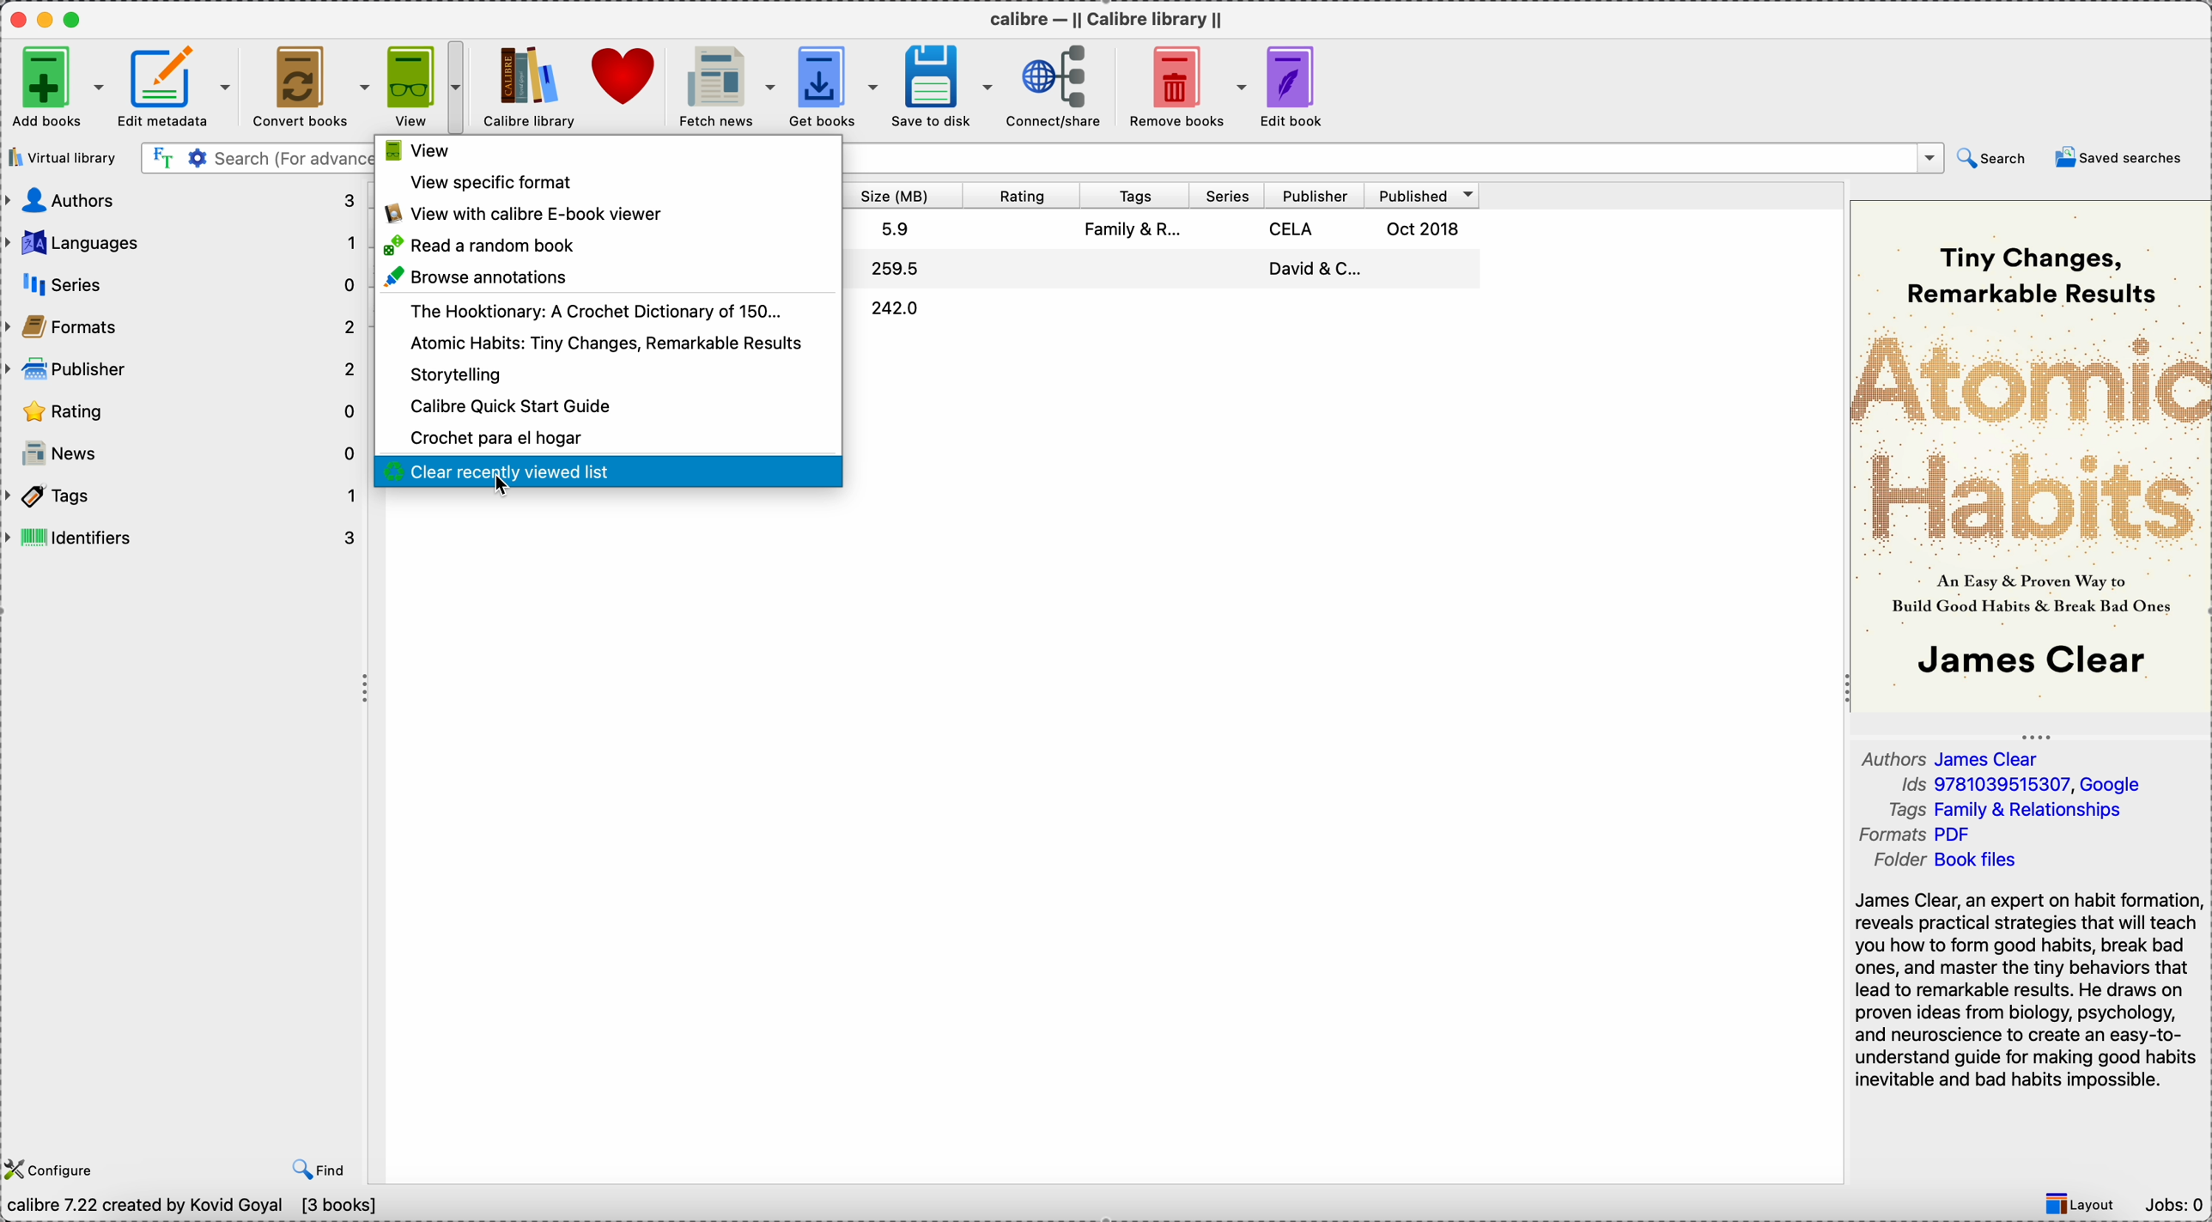 Image resolution: width=2212 pixels, height=1222 pixels. Describe the element at coordinates (896, 308) in the screenshot. I see `242.0` at that location.